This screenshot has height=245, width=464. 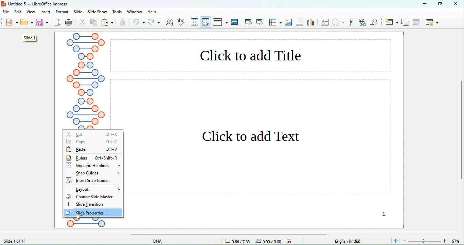 What do you see at coordinates (36, 4) in the screenshot?
I see `title` at bounding box center [36, 4].